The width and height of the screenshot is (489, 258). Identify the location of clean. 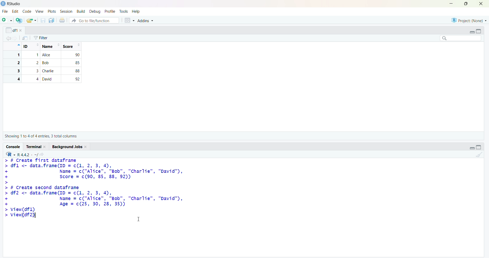
(480, 155).